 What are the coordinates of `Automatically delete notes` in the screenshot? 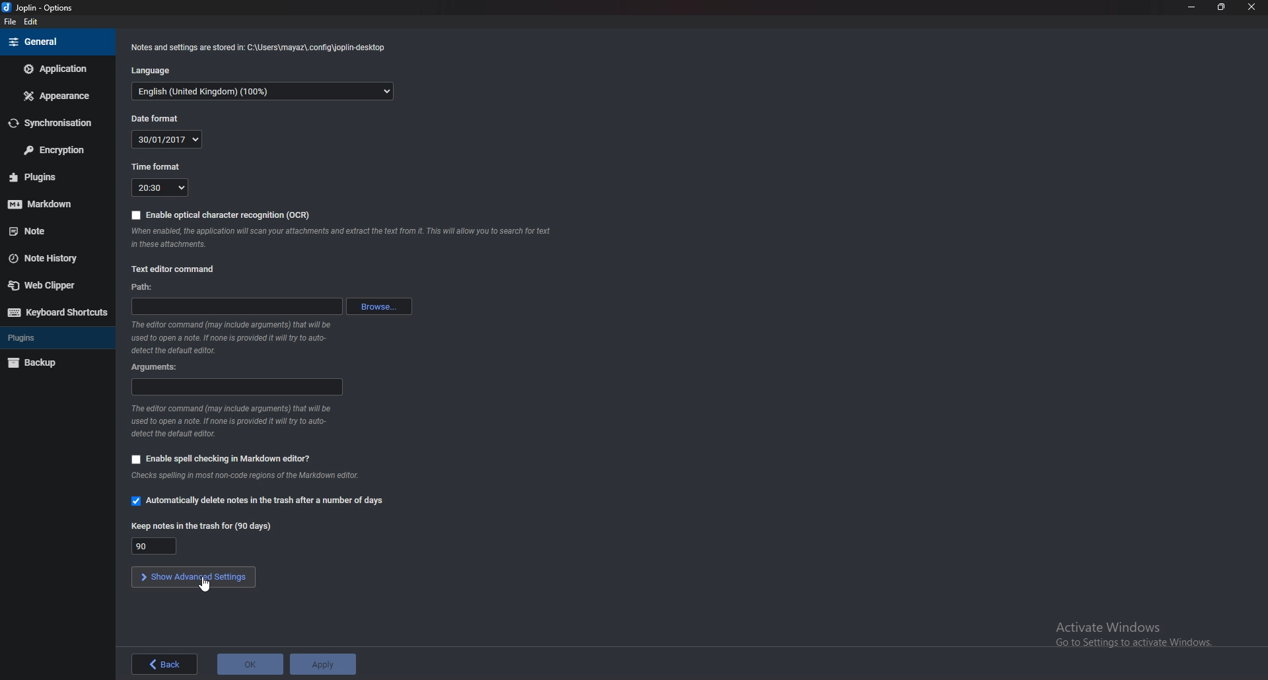 It's located at (260, 503).